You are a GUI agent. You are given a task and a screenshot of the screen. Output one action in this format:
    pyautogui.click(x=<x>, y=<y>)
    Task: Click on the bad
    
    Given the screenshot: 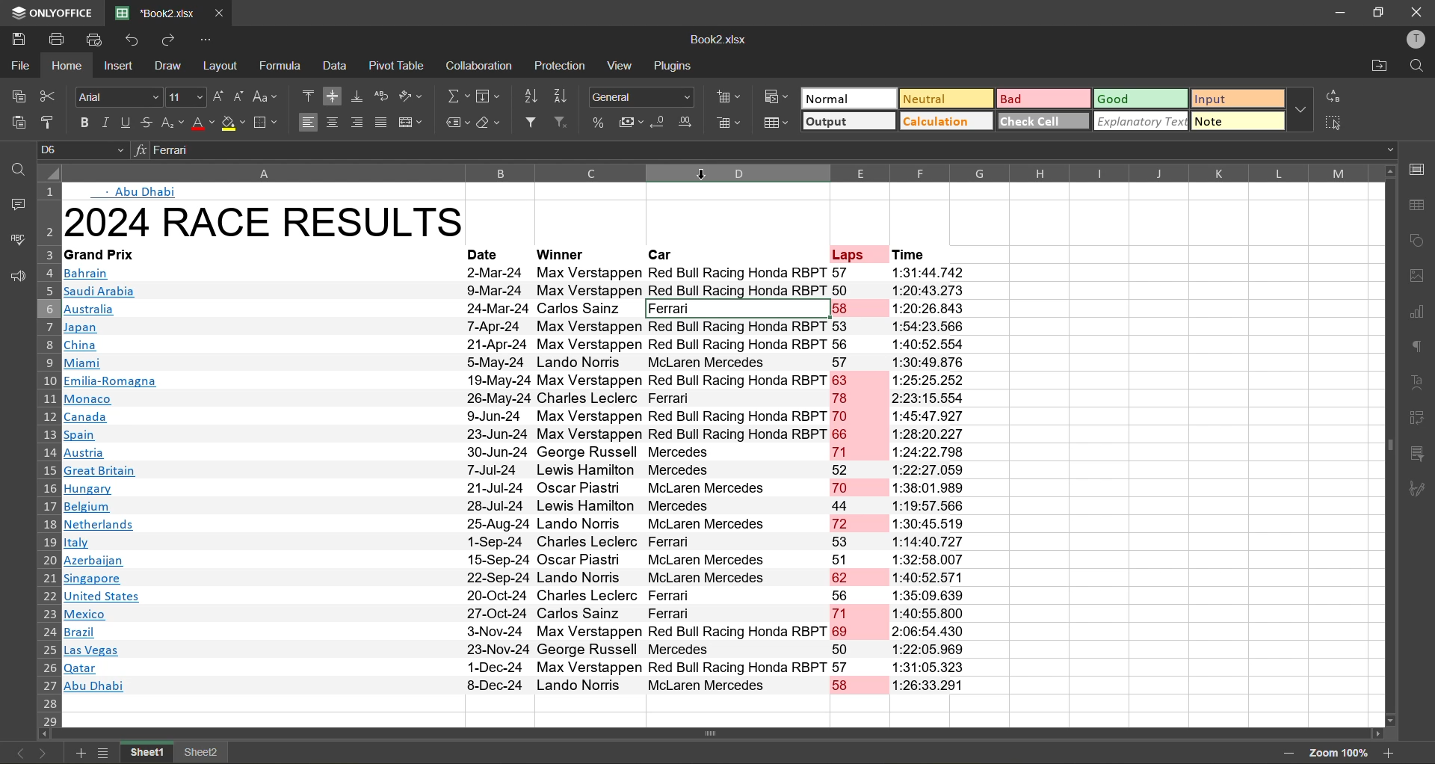 What is the action you would take?
    pyautogui.click(x=1042, y=99)
    